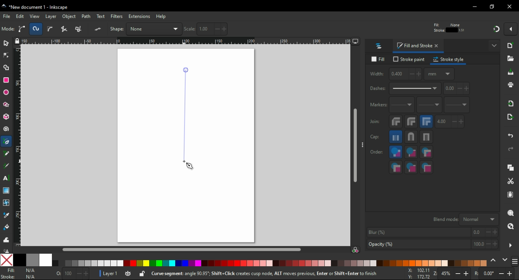  Describe the element at coordinates (355, 263) in the screenshot. I see `color tone pallete` at that location.